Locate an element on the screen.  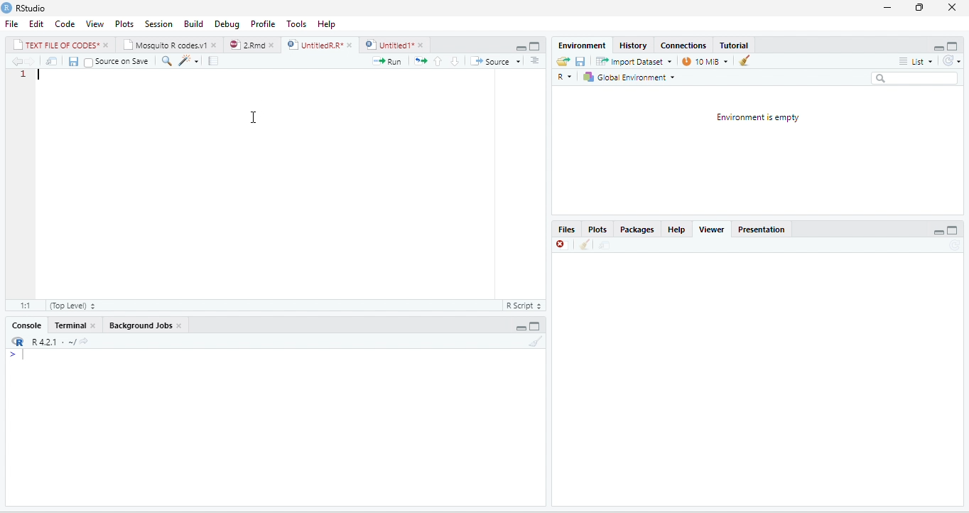
help is located at coordinates (325, 23).